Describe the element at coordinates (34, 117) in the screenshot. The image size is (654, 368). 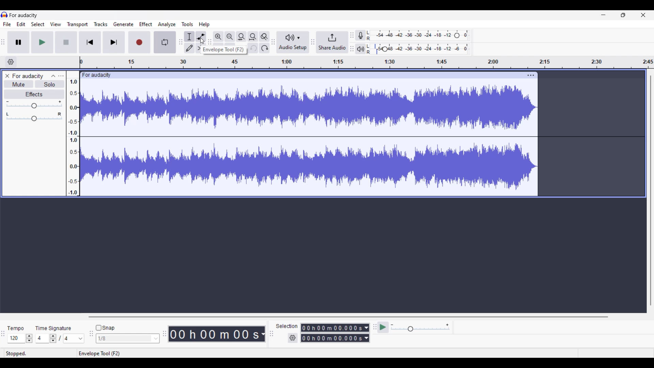
I see `Pan slider` at that location.